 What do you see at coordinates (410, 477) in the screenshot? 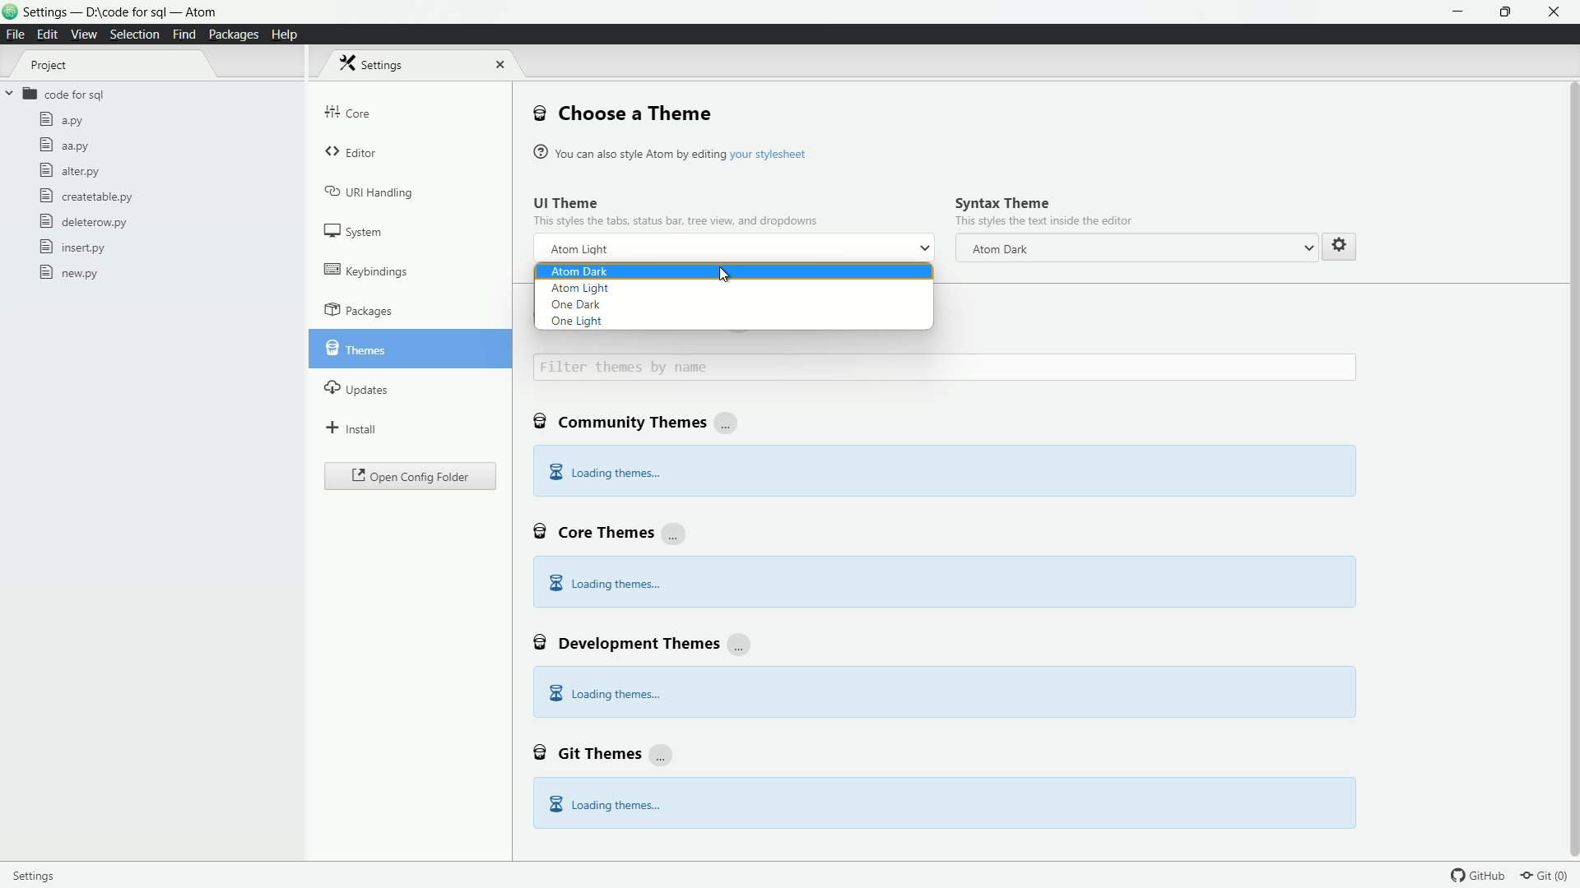
I see `open config folder` at bounding box center [410, 477].